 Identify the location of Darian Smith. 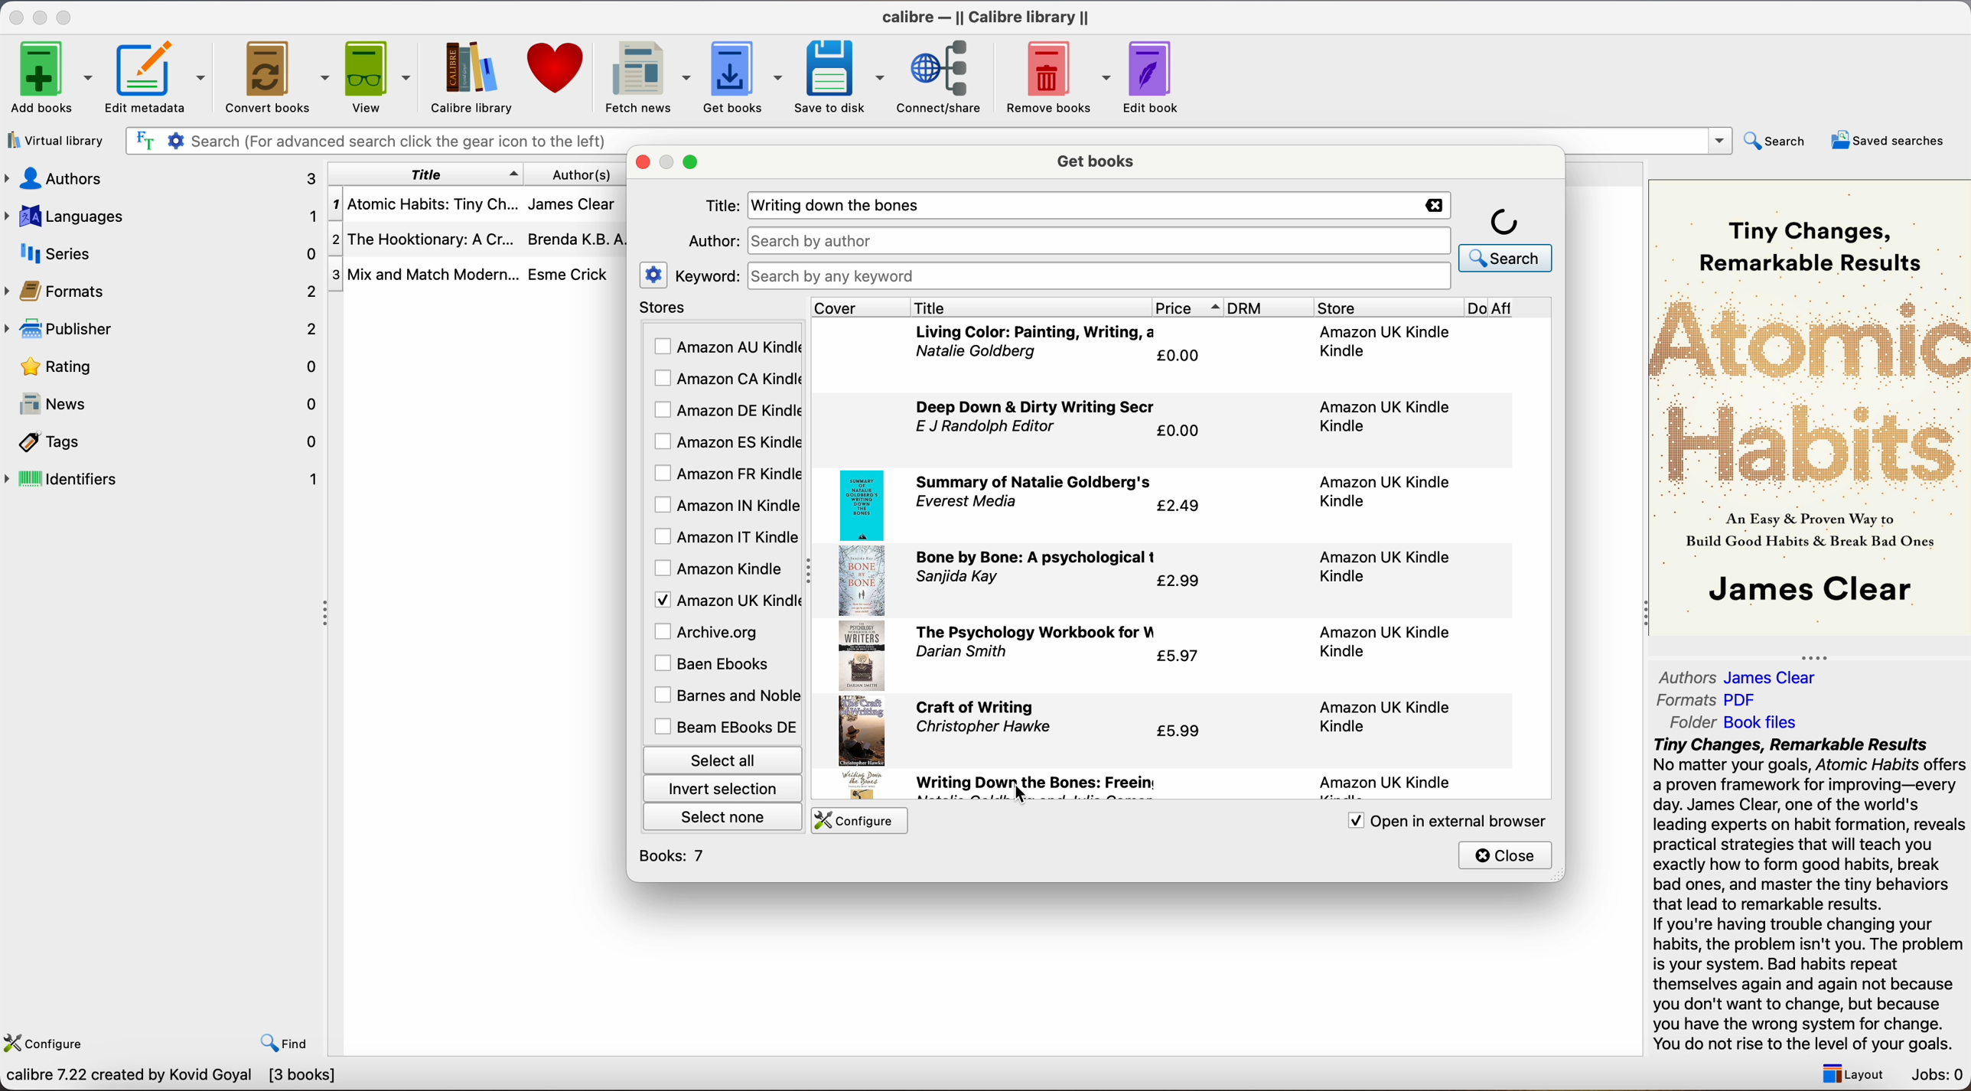
(963, 655).